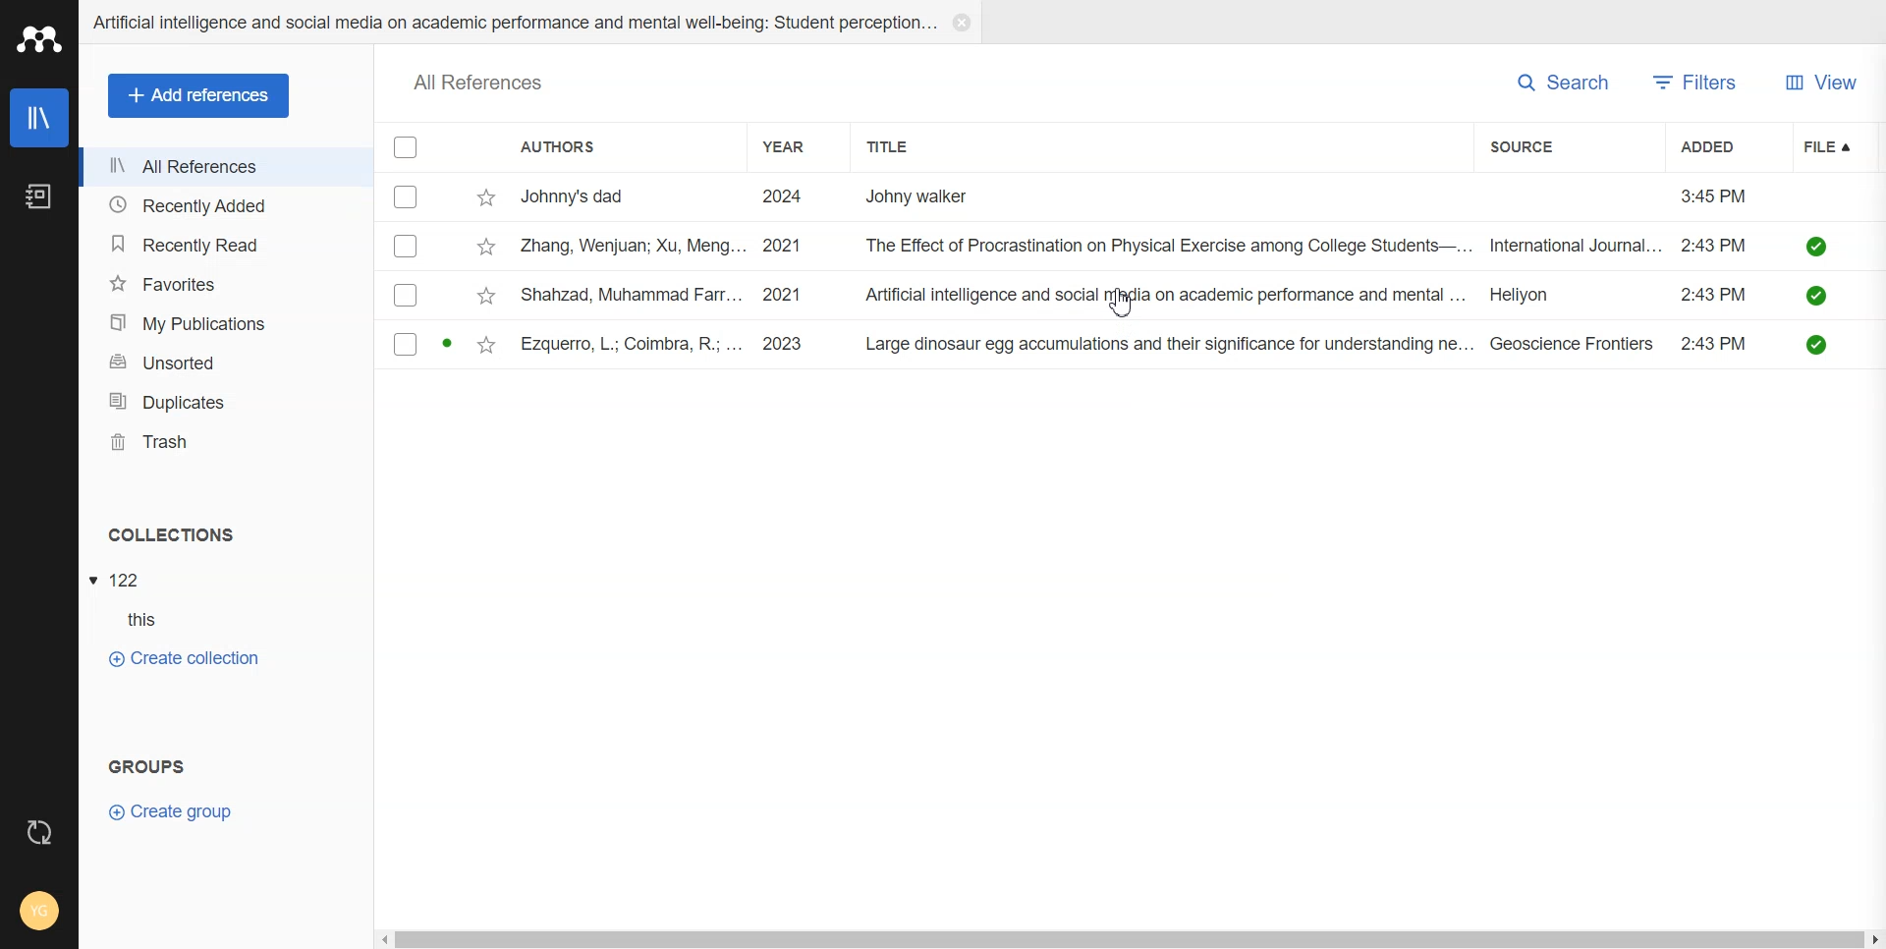 The image size is (1886, 949). What do you see at coordinates (486, 298) in the screenshot?
I see `star` at bounding box center [486, 298].